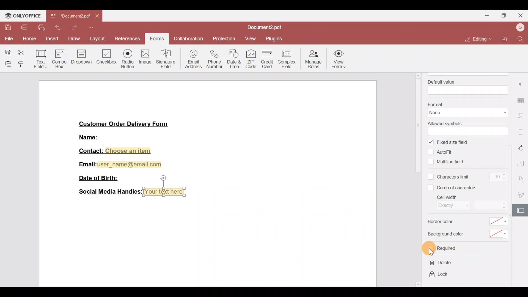 The image size is (528, 297). What do you see at coordinates (502, 38) in the screenshot?
I see `Open file location` at bounding box center [502, 38].